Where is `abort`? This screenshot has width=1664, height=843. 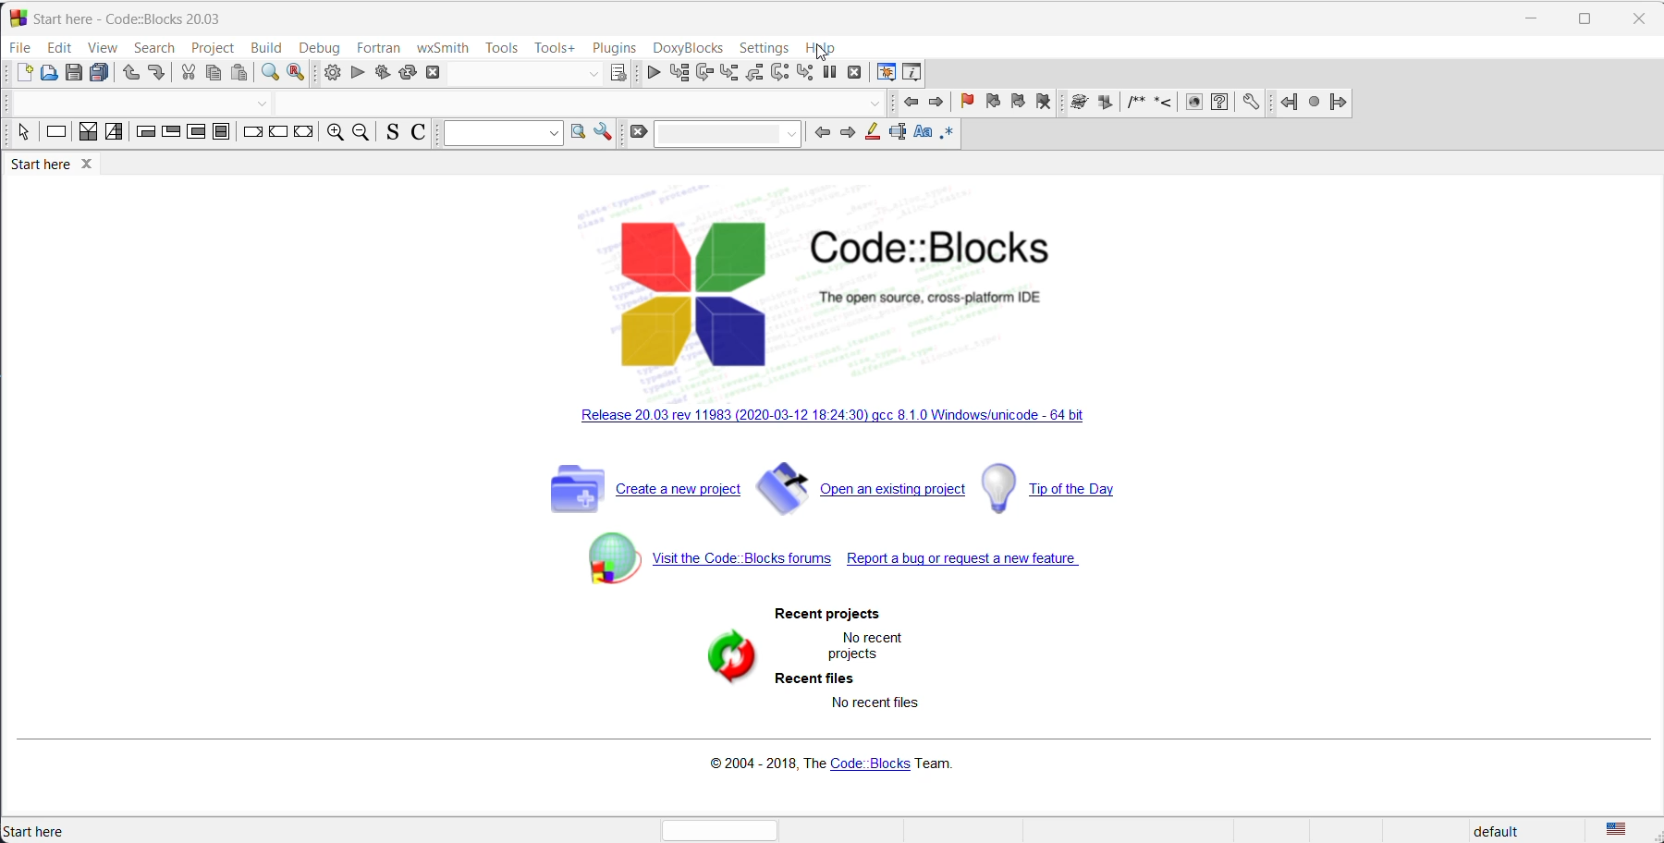 abort is located at coordinates (440, 74).